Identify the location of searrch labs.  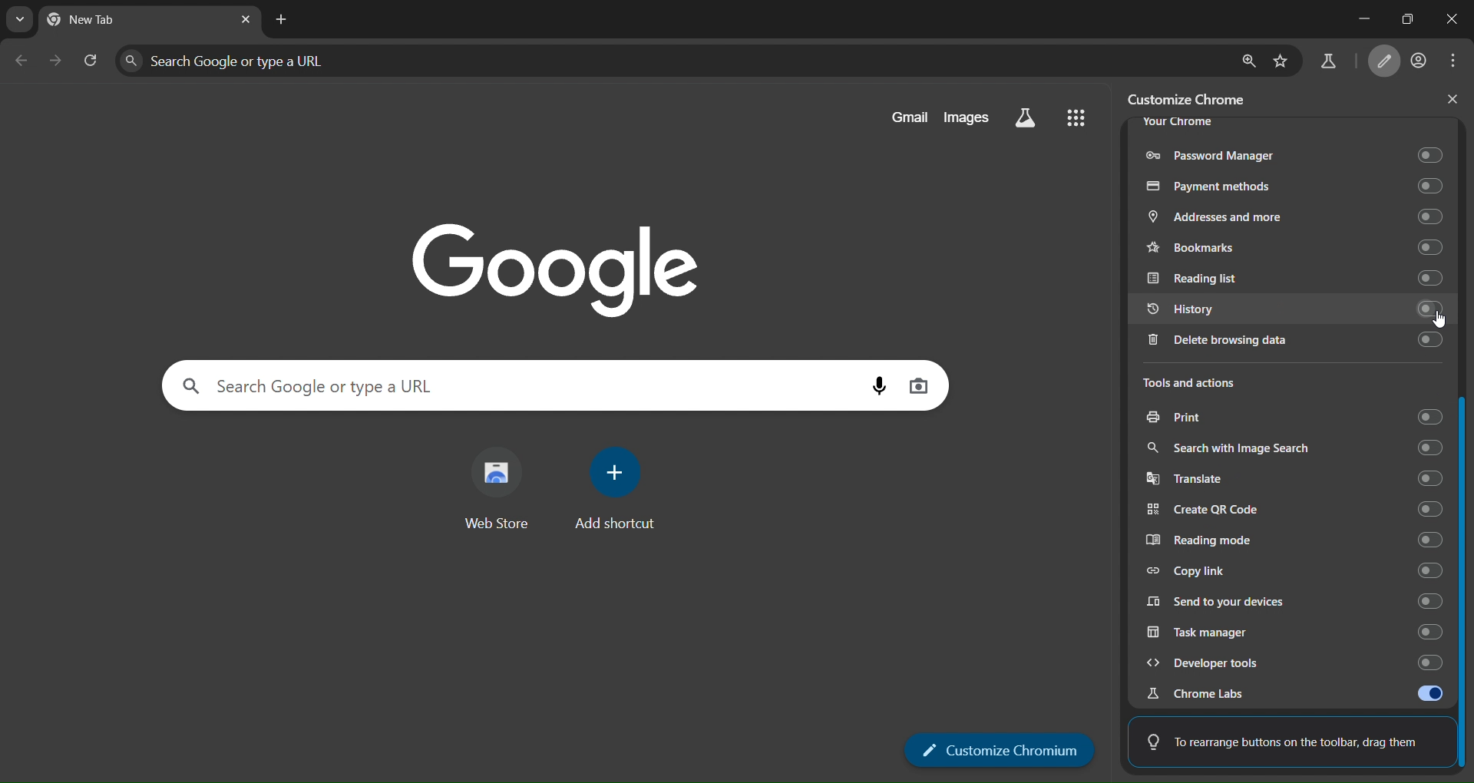
(1026, 118).